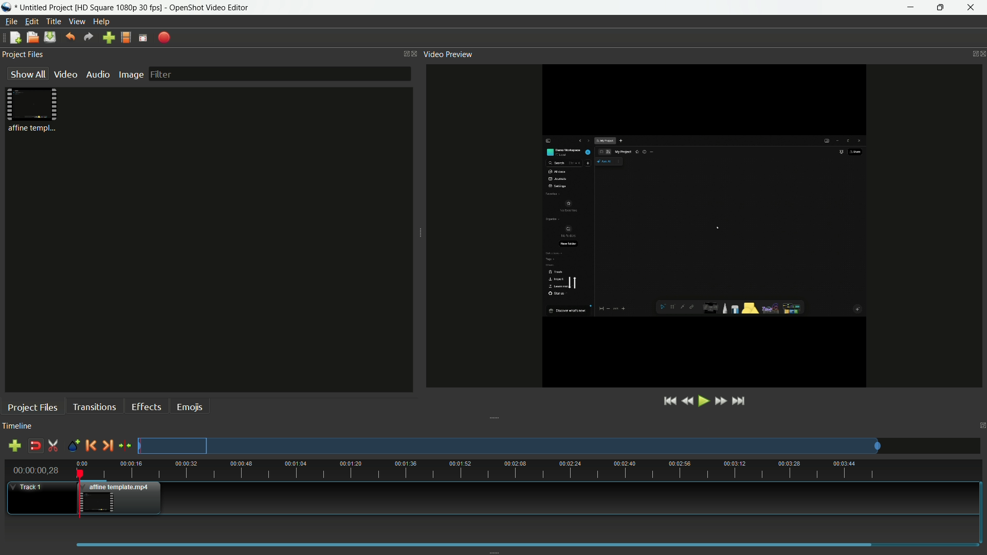 This screenshot has width=987, height=555. What do you see at coordinates (10, 22) in the screenshot?
I see `file menu` at bounding box center [10, 22].